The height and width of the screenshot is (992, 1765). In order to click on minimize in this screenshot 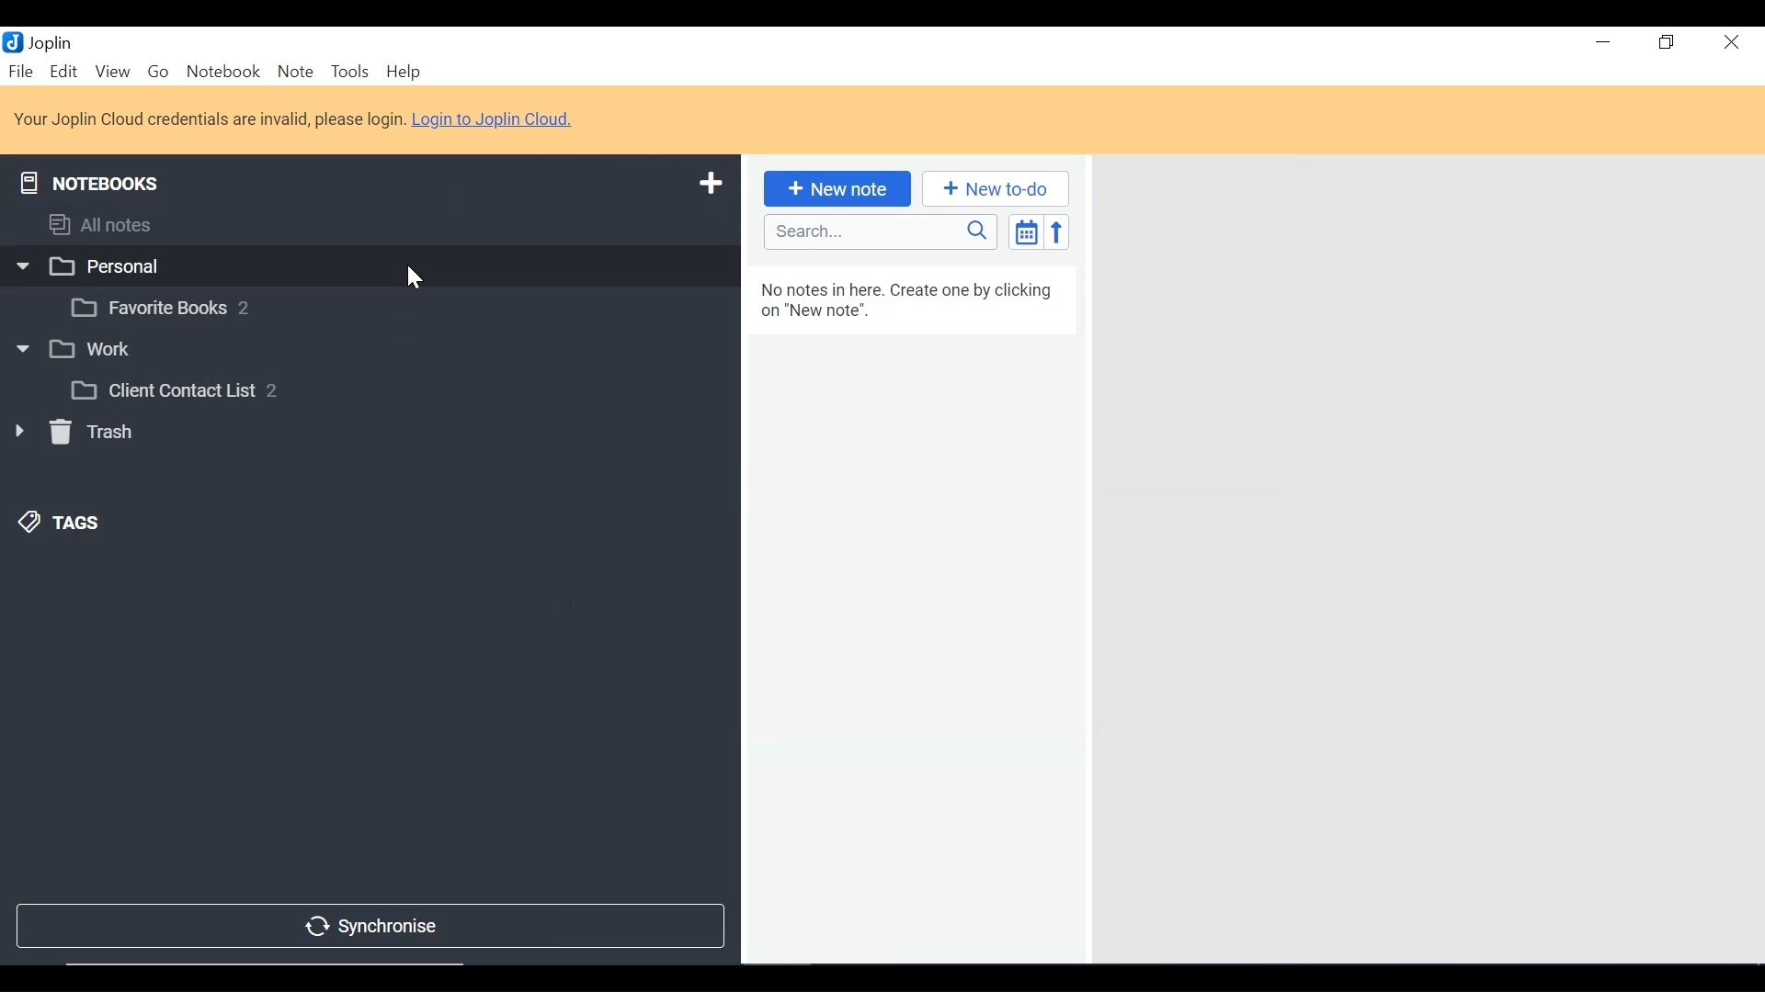, I will do `click(1603, 45)`.